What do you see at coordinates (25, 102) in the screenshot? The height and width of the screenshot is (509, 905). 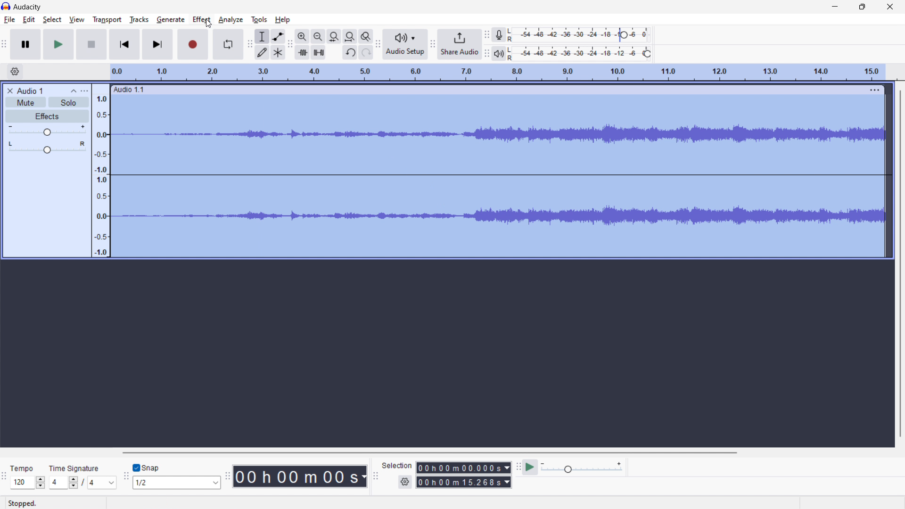 I see `mute` at bounding box center [25, 102].